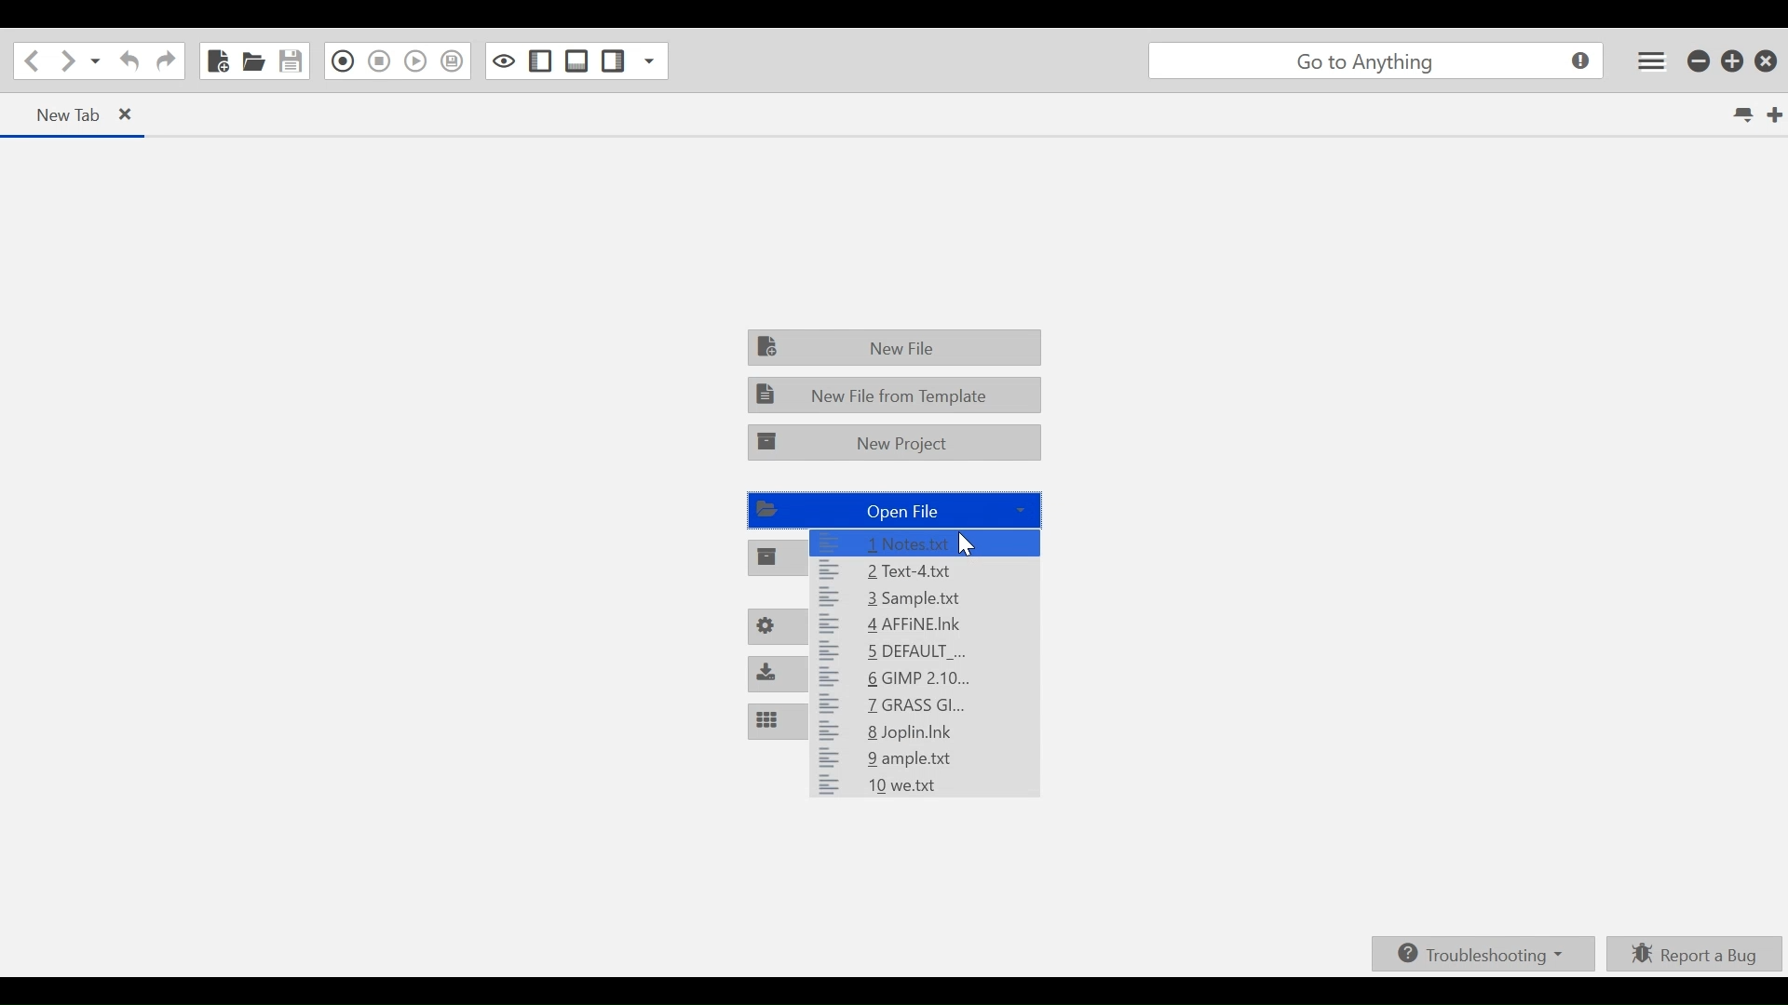 The width and height of the screenshot is (1788, 1005). Describe the element at coordinates (413, 63) in the screenshot. I see `Play Last Macro` at that location.